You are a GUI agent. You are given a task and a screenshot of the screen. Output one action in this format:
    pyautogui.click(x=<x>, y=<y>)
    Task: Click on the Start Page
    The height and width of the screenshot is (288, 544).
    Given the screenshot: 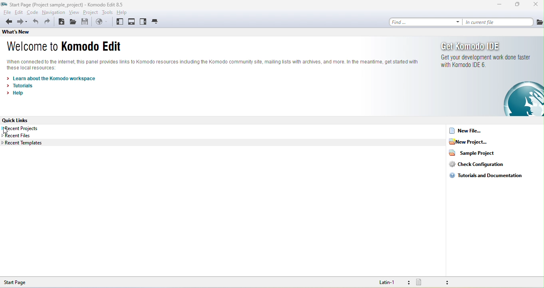 What is the action you would take?
    pyautogui.click(x=22, y=282)
    